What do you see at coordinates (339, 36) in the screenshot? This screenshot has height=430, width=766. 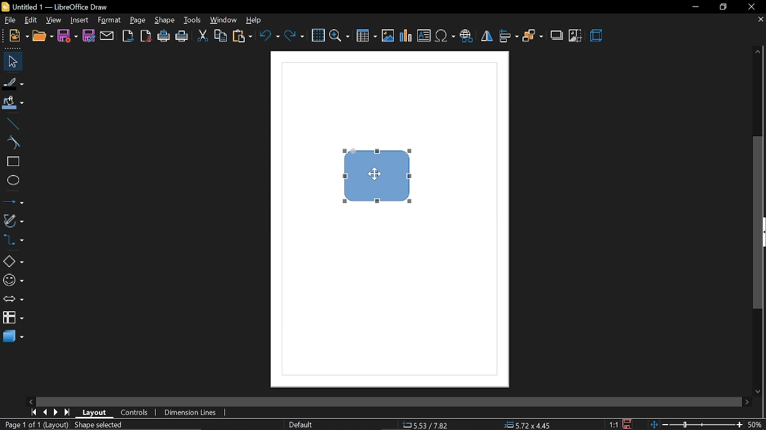 I see `zoom` at bounding box center [339, 36].